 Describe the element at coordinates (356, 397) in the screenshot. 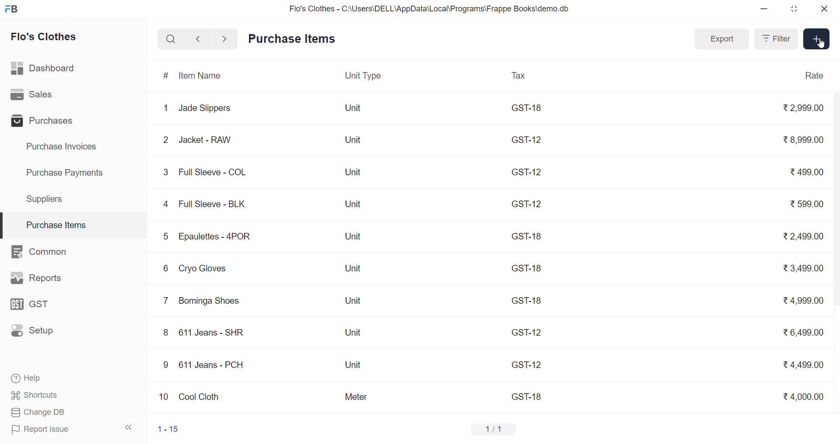

I see `Meter` at that location.